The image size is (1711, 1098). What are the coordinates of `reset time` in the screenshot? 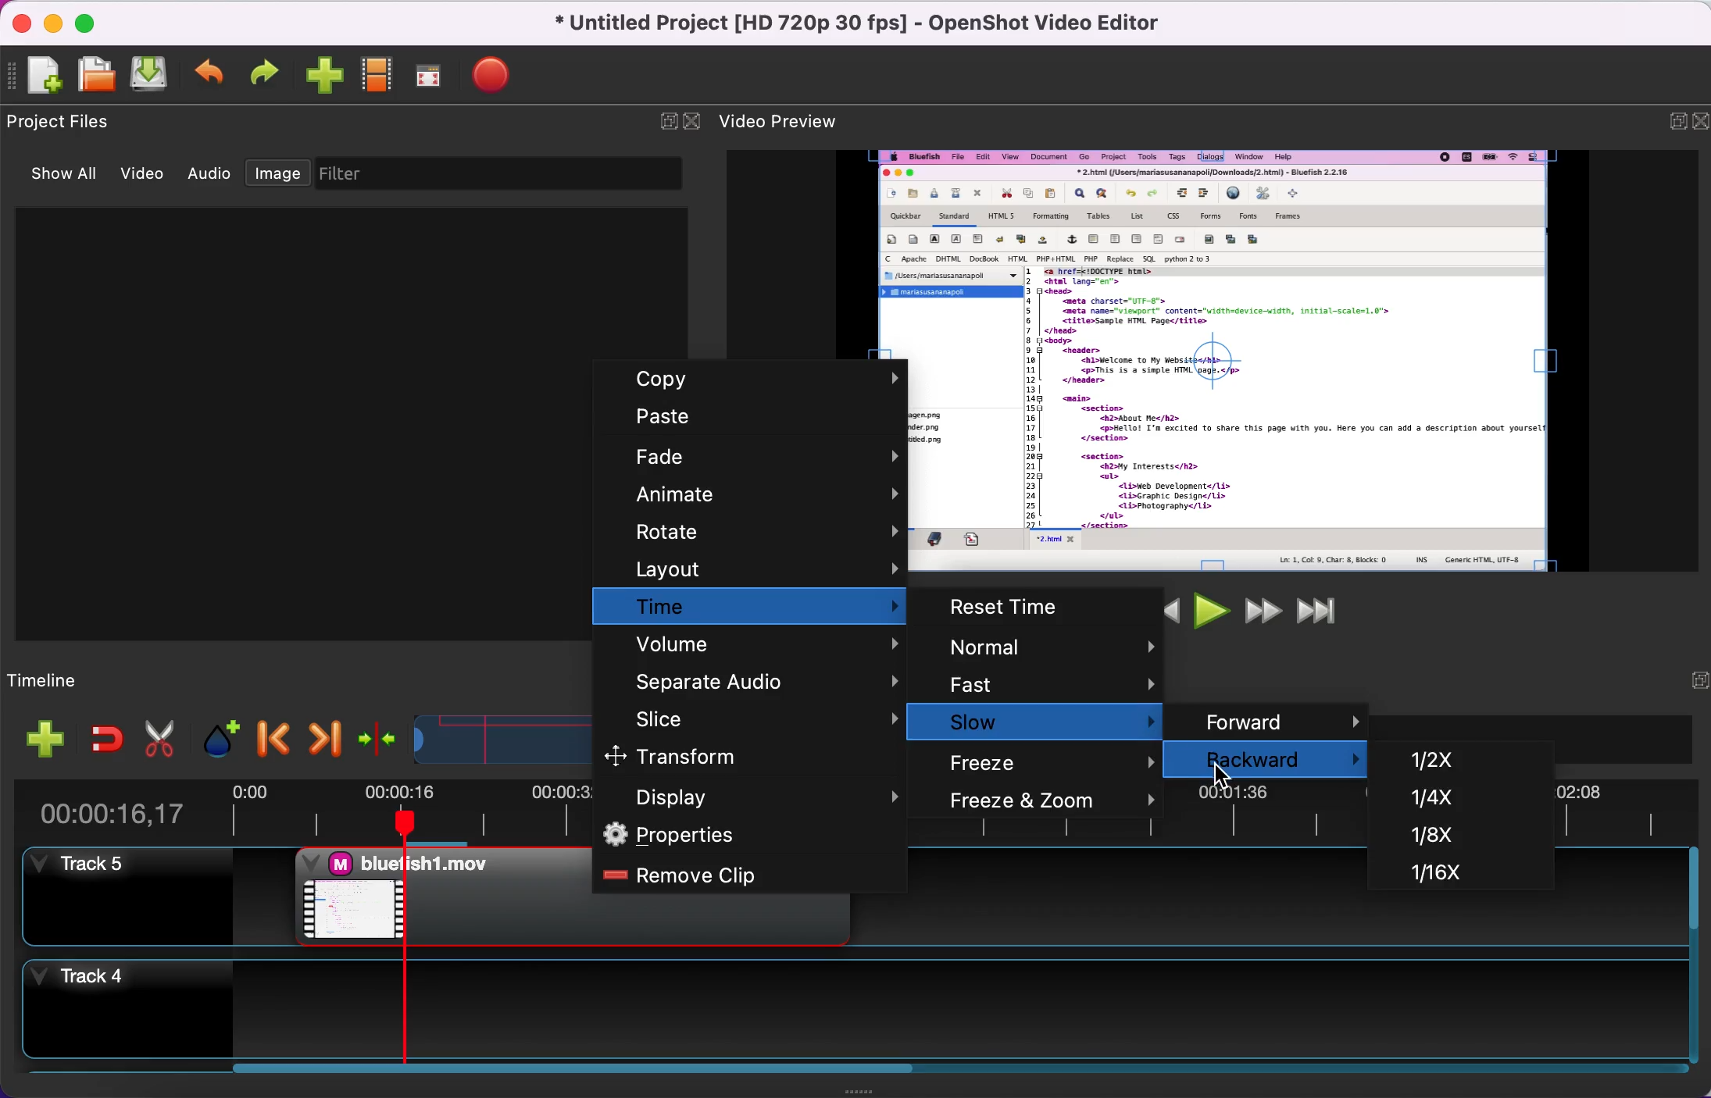 It's located at (1050, 608).